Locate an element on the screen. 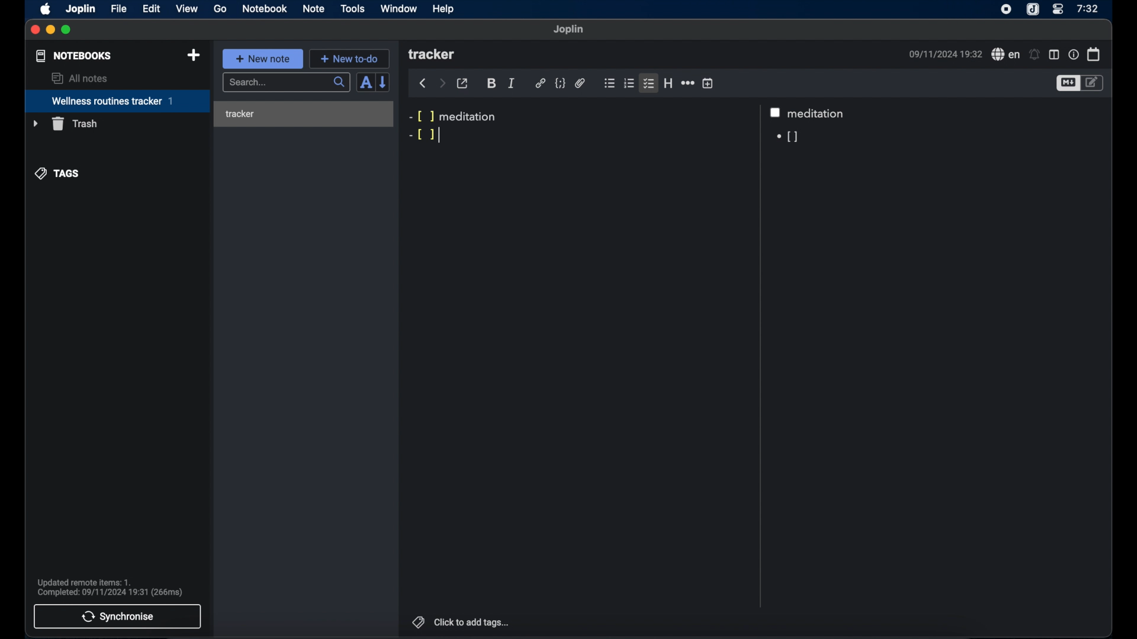 This screenshot has width=1137, height=639. window is located at coordinates (399, 8).